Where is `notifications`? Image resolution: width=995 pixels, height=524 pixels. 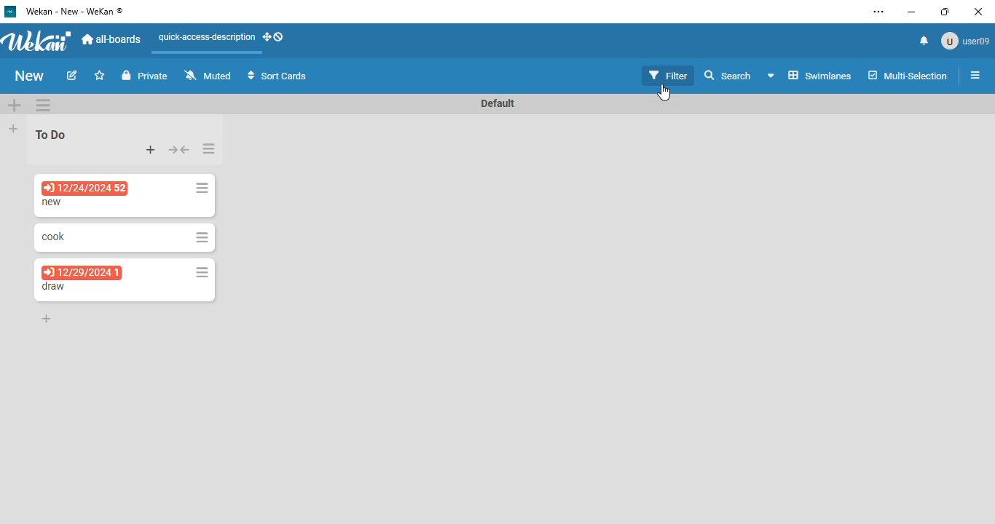 notifications is located at coordinates (924, 41).